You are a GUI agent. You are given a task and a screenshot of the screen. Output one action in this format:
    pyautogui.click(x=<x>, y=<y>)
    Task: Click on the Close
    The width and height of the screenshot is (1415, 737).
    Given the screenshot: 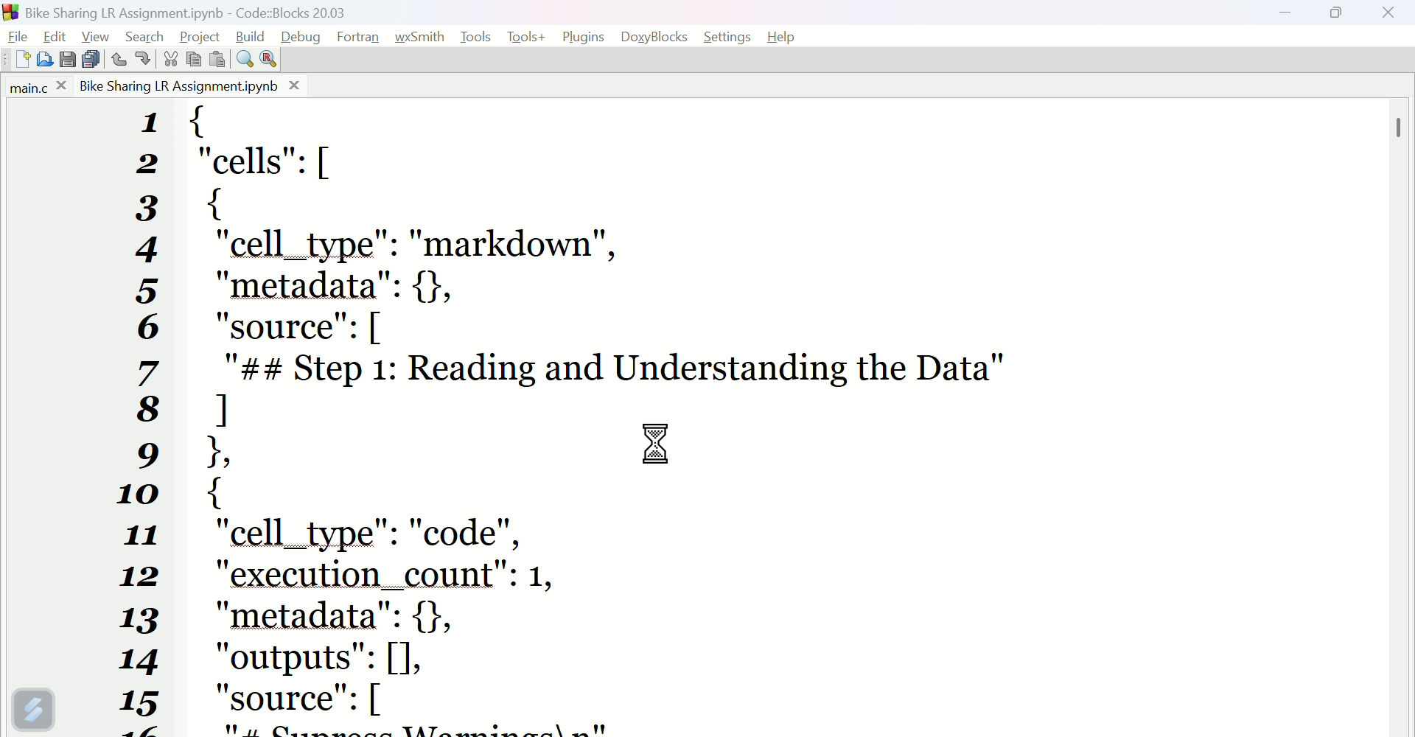 What is the action you would take?
    pyautogui.click(x=1389, y=19)
    